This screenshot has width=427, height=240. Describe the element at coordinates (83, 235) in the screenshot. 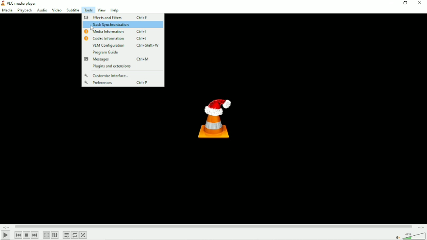

I see `Random` at that location.